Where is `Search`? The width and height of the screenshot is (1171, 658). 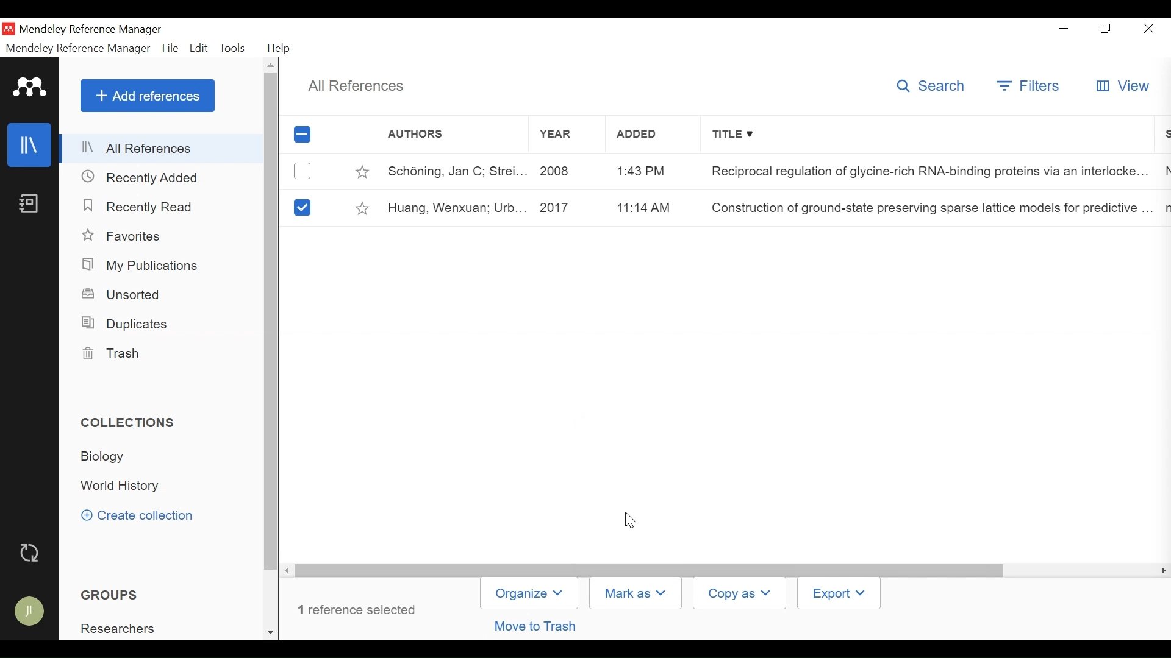 Search is located at coordinates (931, 87).